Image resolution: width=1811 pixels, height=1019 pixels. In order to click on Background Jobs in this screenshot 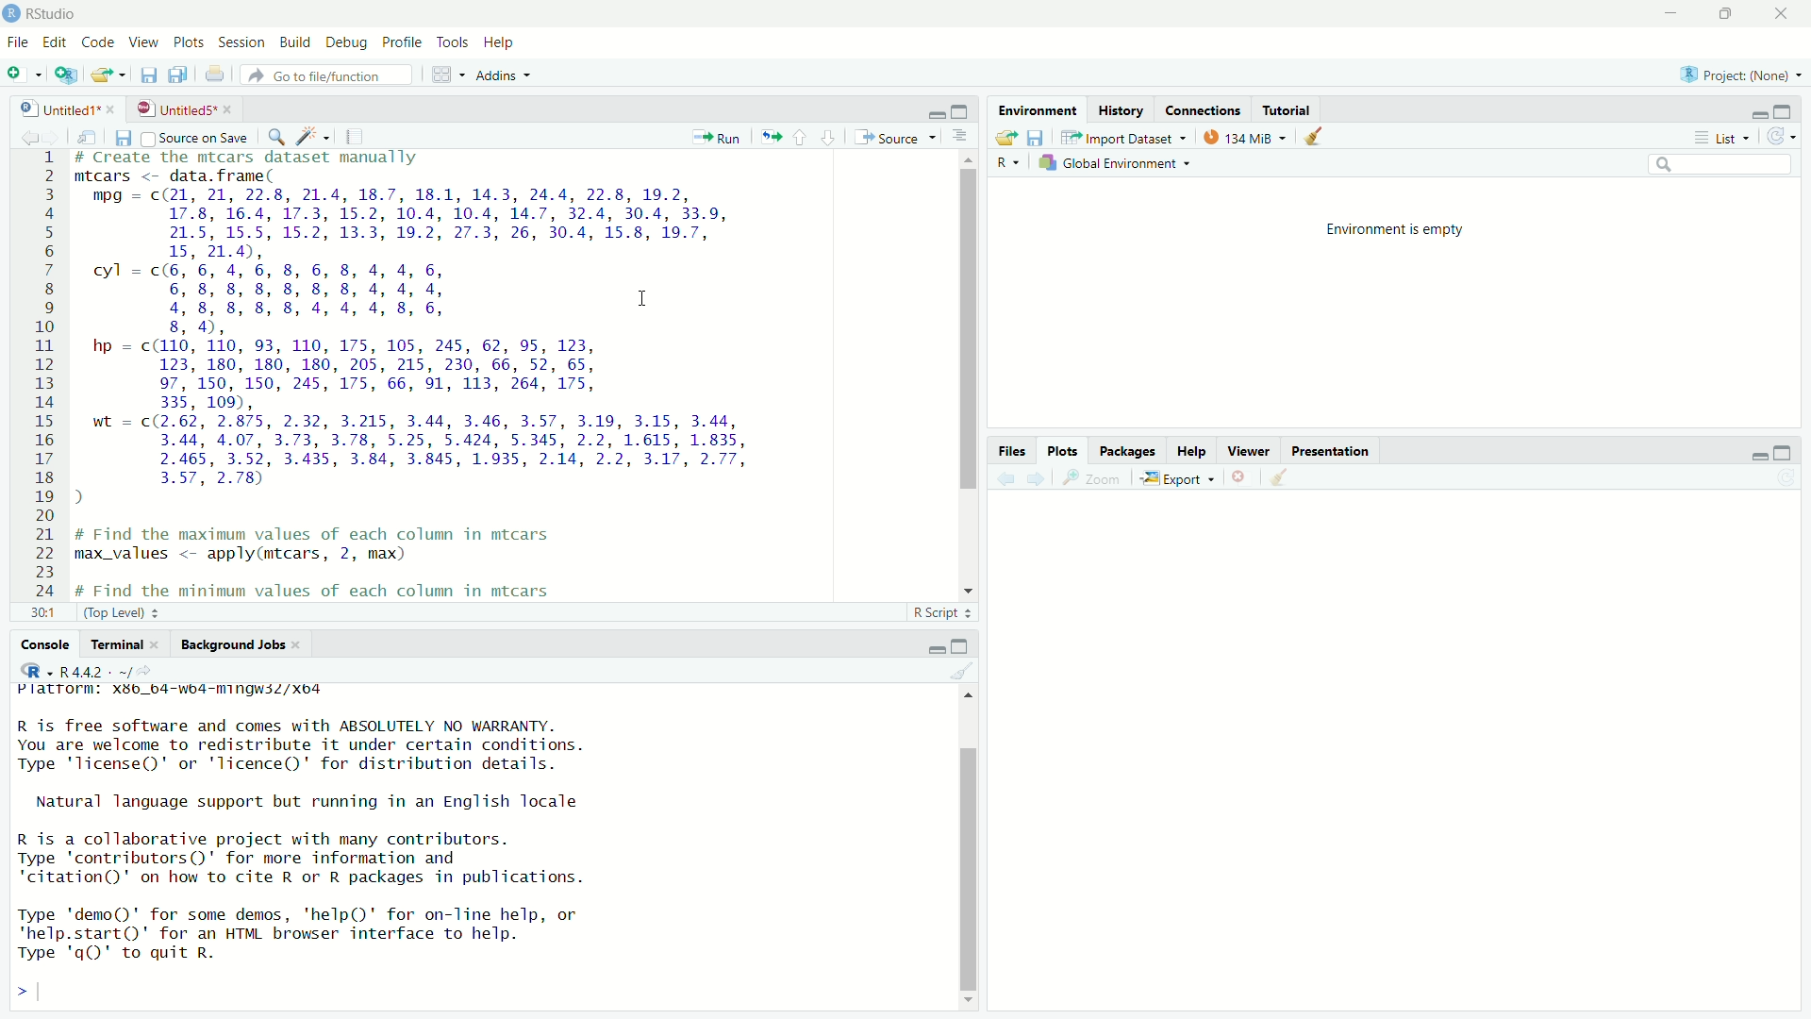, I will do `click(231, 645)`.